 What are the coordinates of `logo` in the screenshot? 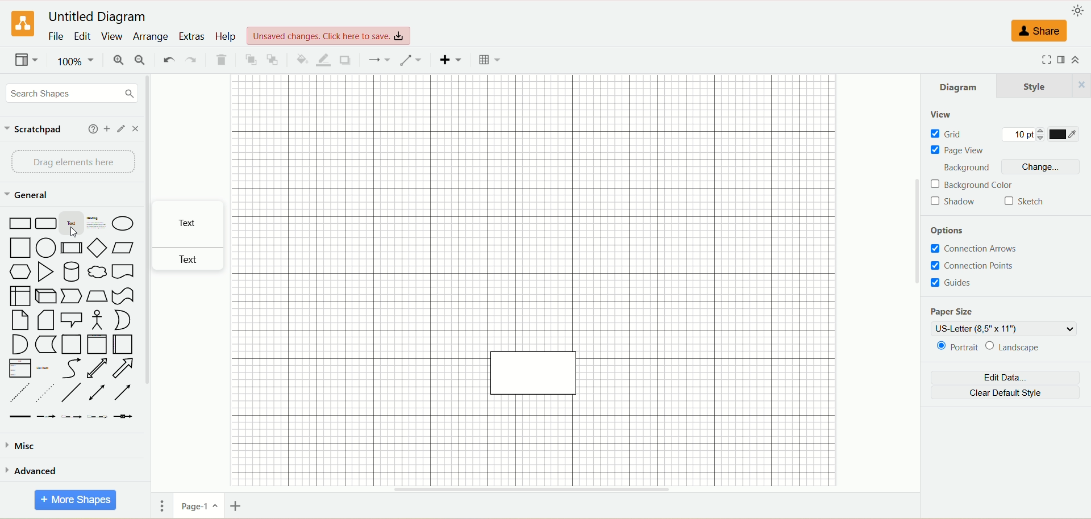 It's located at (21, 23).